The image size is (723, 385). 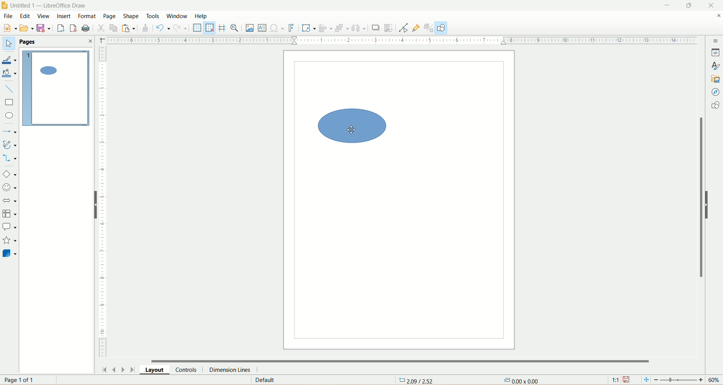 What do you see at coordinates (419, 380) in the screenshot?
I see `coordinates` at bounding box center [419, 380].